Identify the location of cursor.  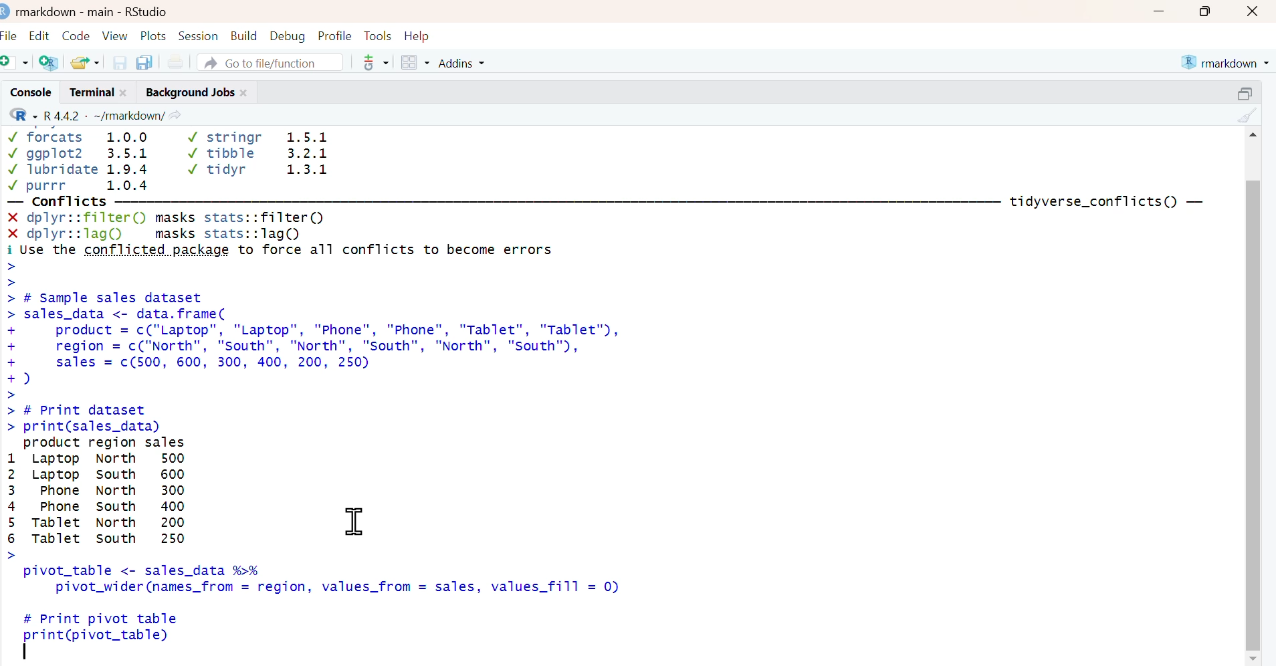
(355, 522).